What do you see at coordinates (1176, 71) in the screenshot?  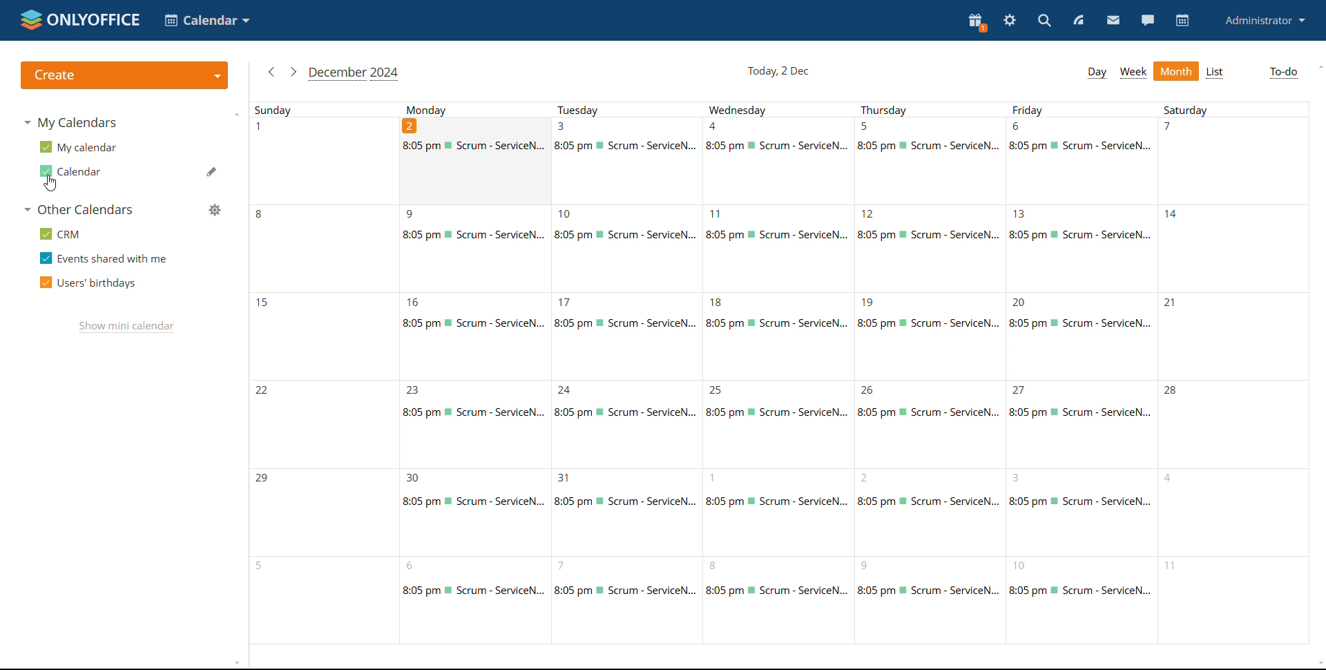 I see `month view` at bounding box center [1176, 71].